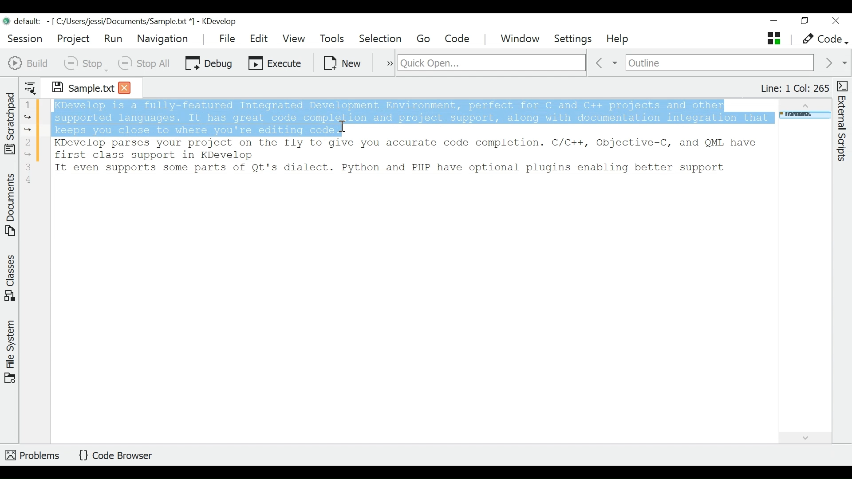 The image size is (852, 479). I want to click on Close, so click(835, 21).